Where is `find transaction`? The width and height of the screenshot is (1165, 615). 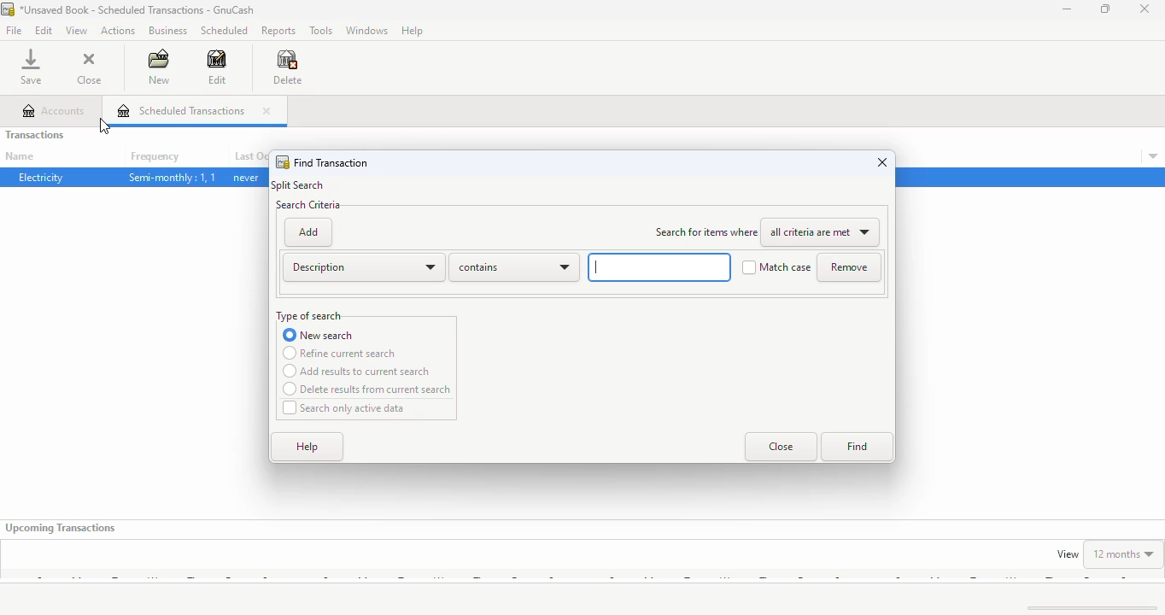
find transaction is located at coordinates (331, 163).